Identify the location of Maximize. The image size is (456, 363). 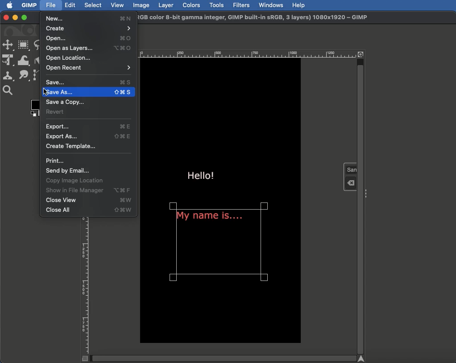
(25, 18).